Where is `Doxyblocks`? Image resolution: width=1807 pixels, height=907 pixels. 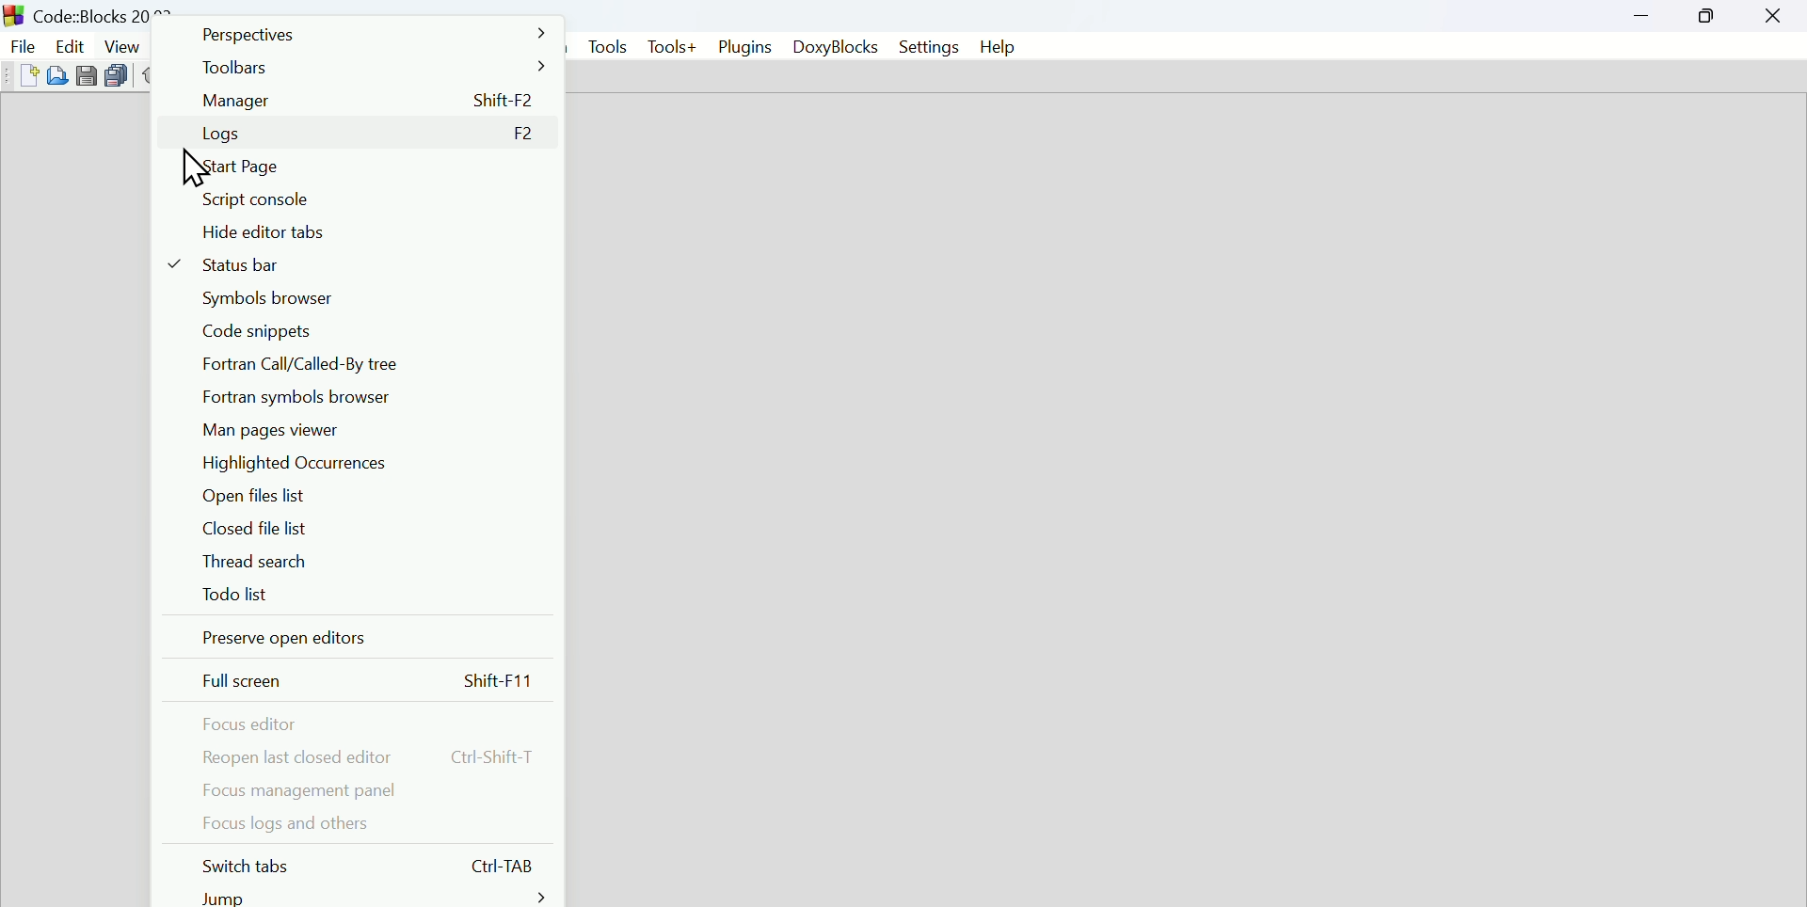
Doxyblocks is located at coordinates (833, 46).